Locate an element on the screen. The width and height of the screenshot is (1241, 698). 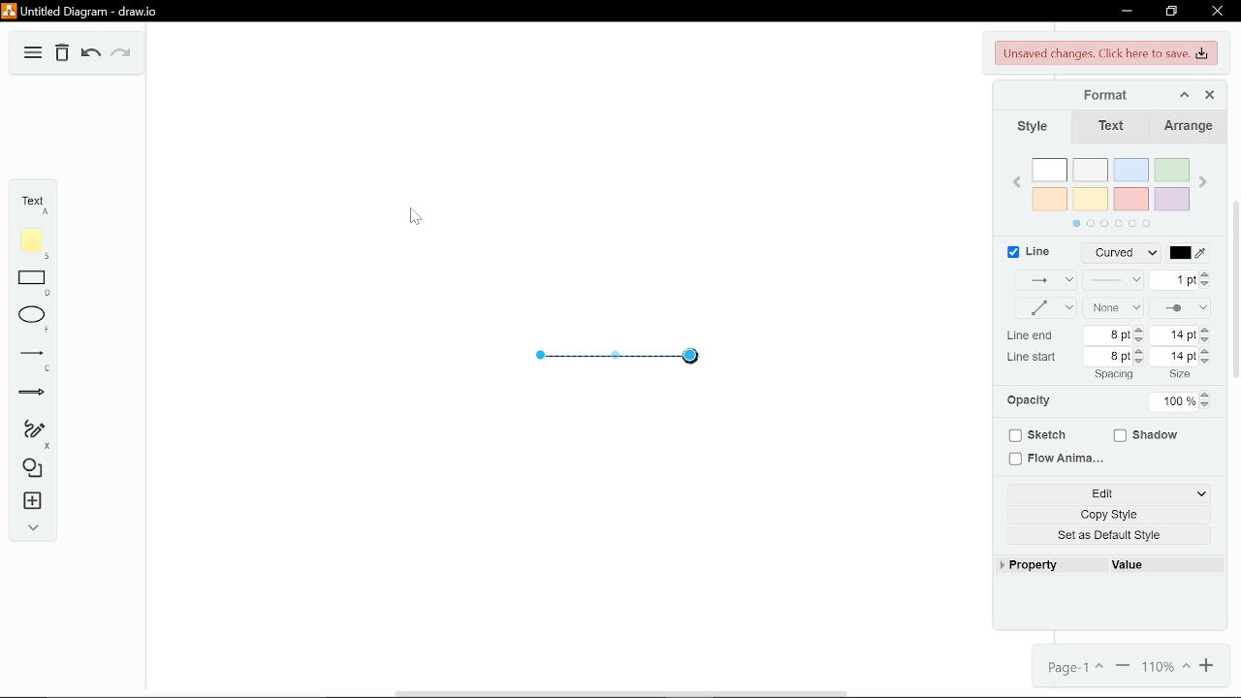
Insert is located at coordinates (31, 502).